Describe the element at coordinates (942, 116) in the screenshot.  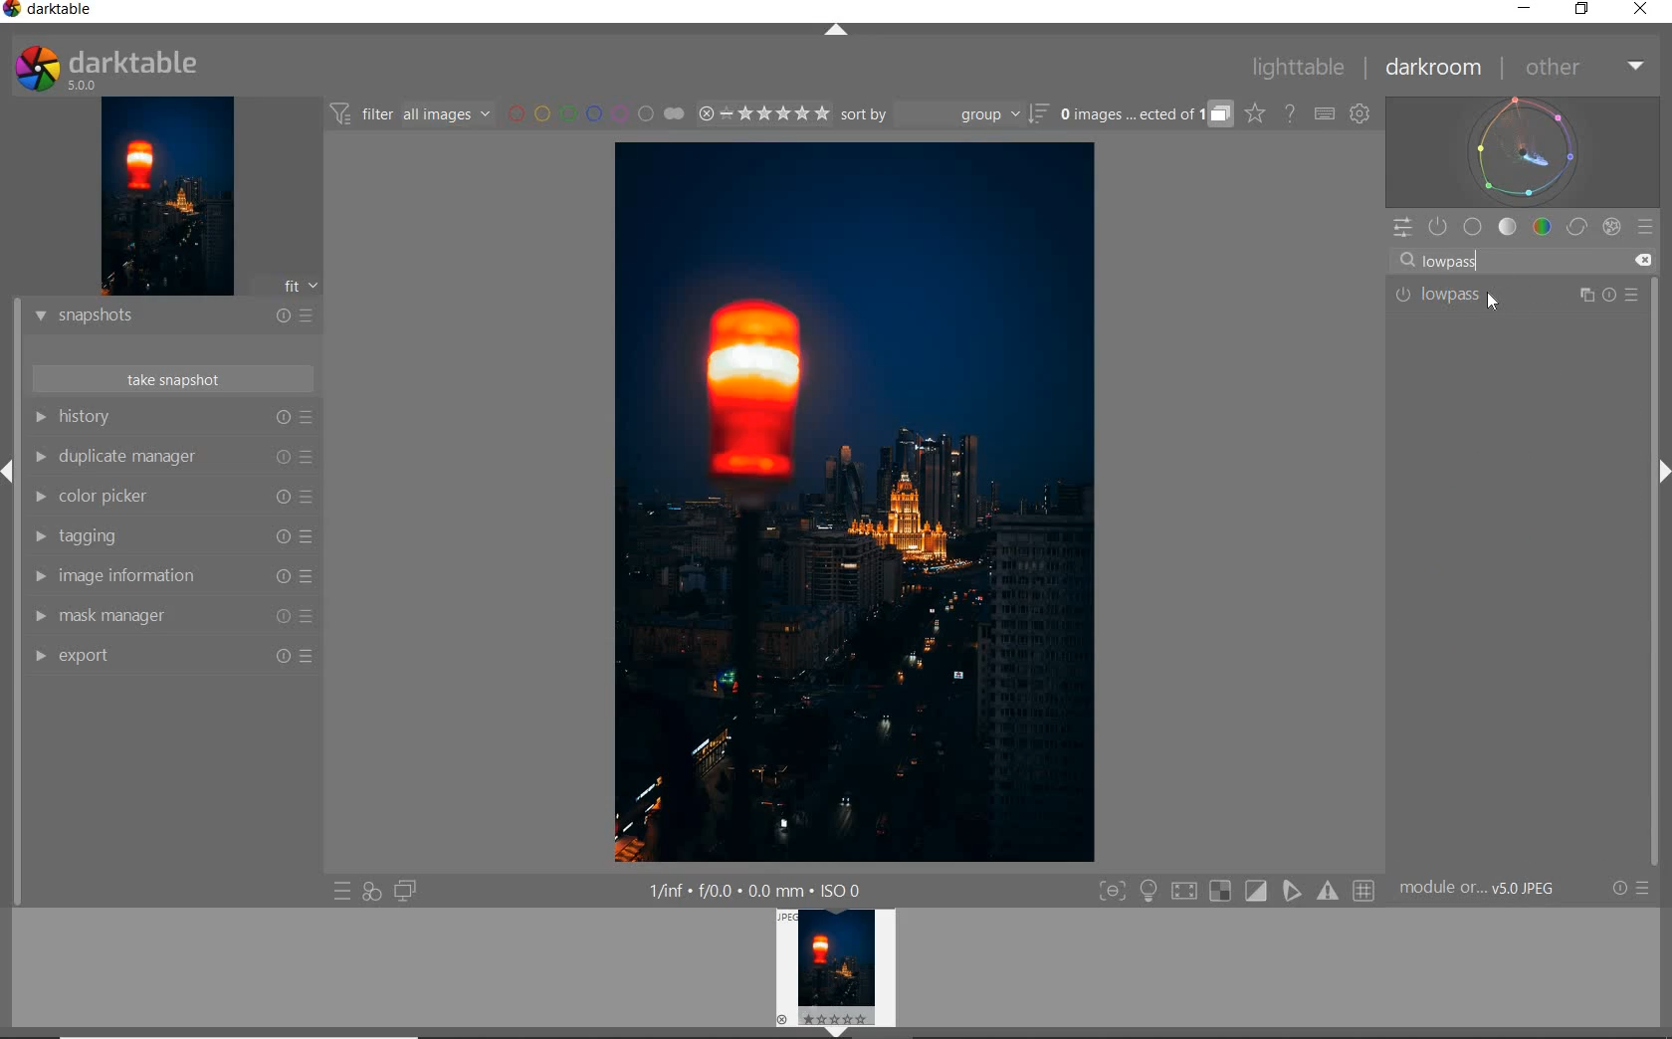
I see `SORT` at that location.